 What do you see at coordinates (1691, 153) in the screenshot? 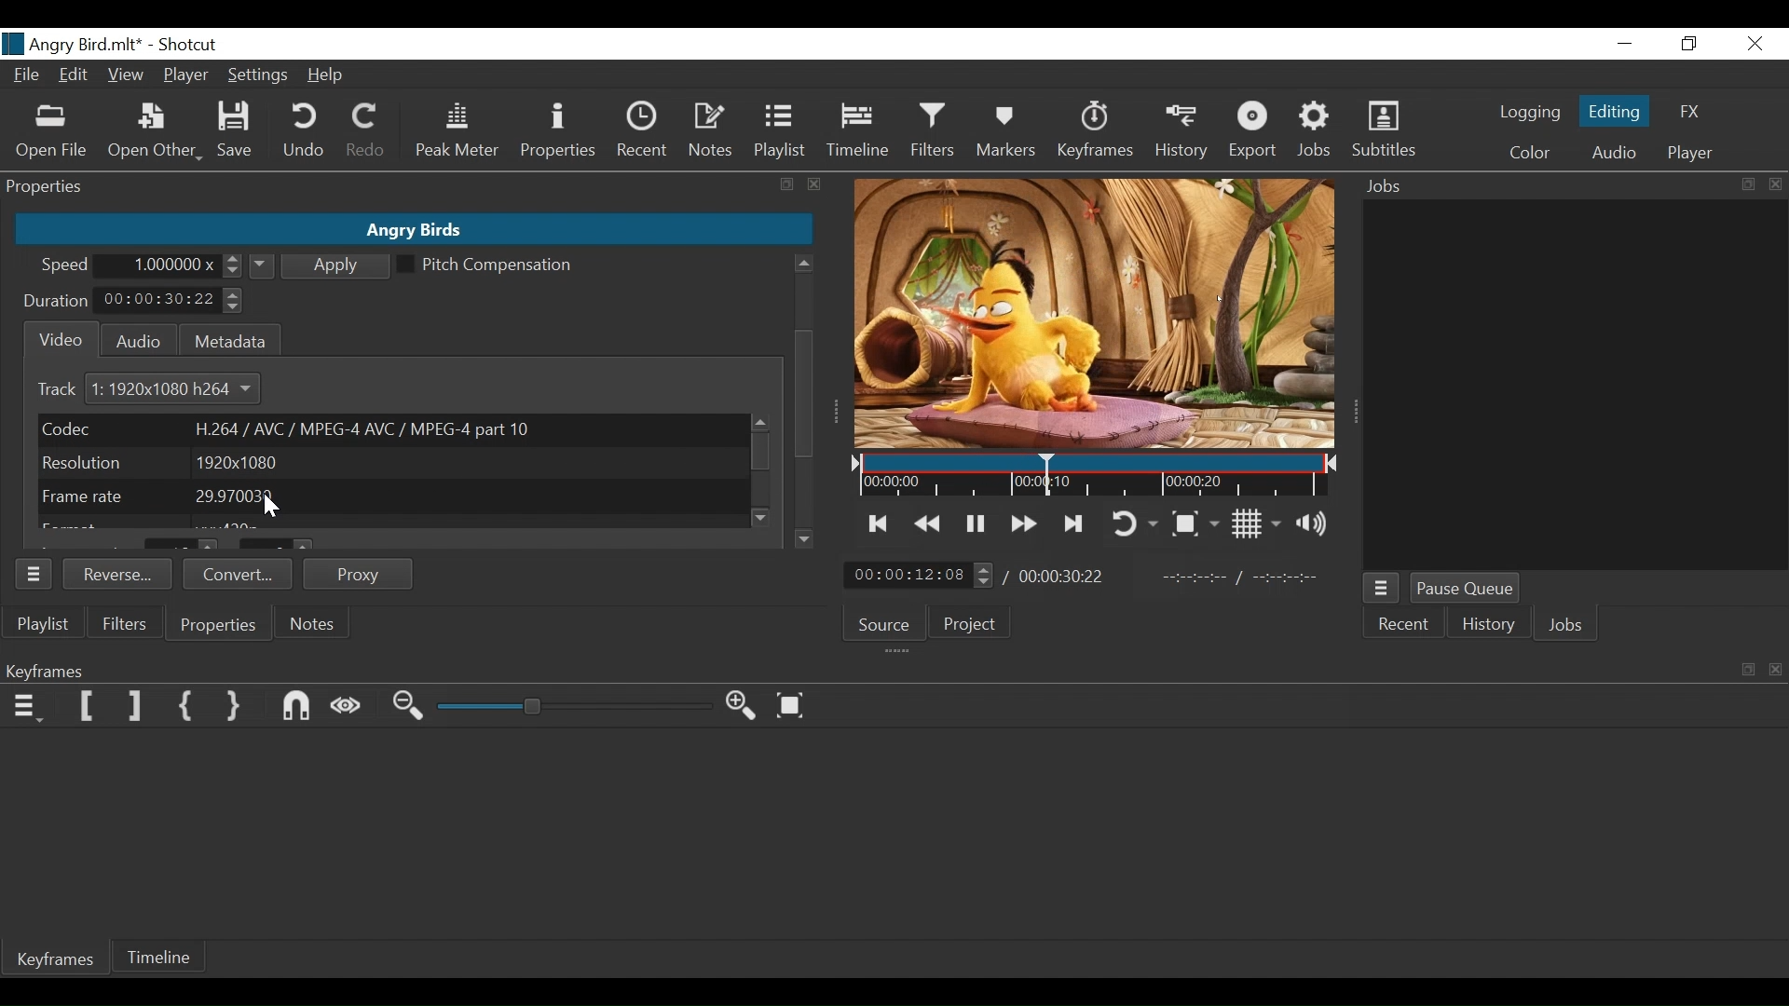
I see `Player` at bounding box center [1691, 153].